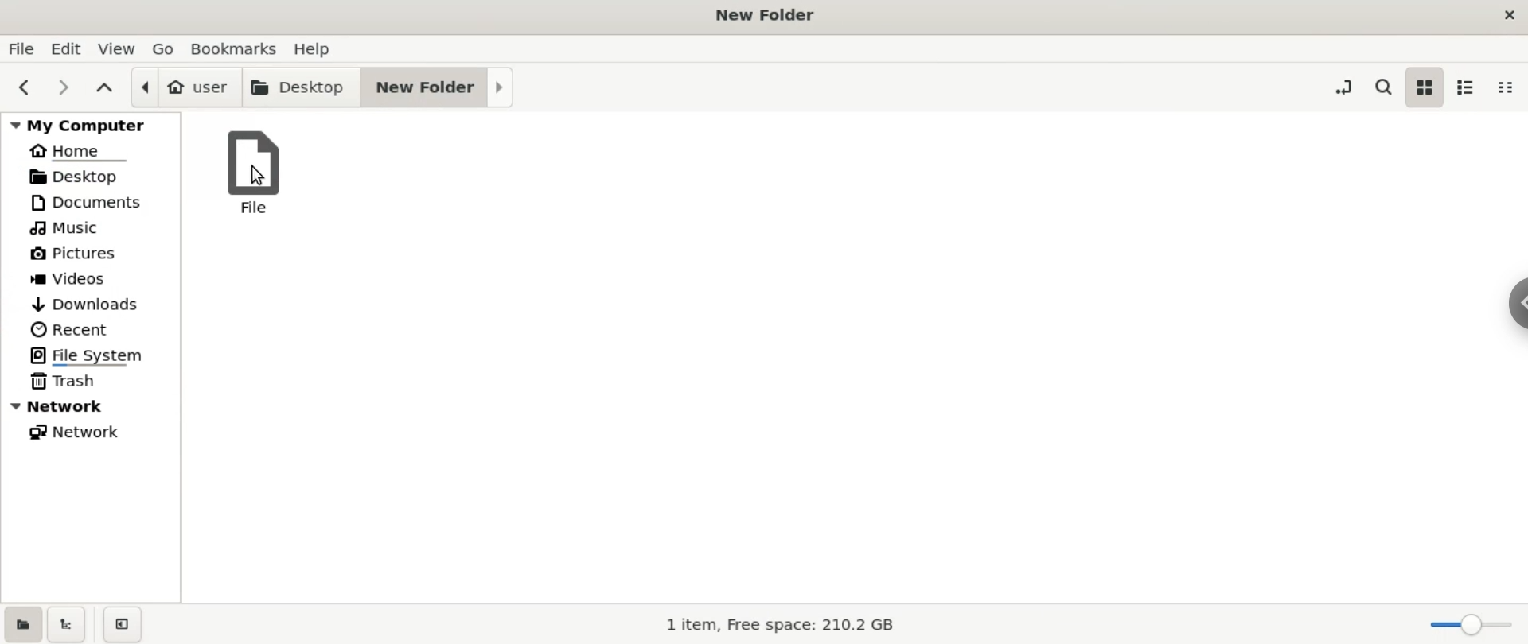 The image size is (1528, 644). What do you see at coordinates (762, 16) in the screenshot?
I see `new folder` at bounding box center [762, 16].